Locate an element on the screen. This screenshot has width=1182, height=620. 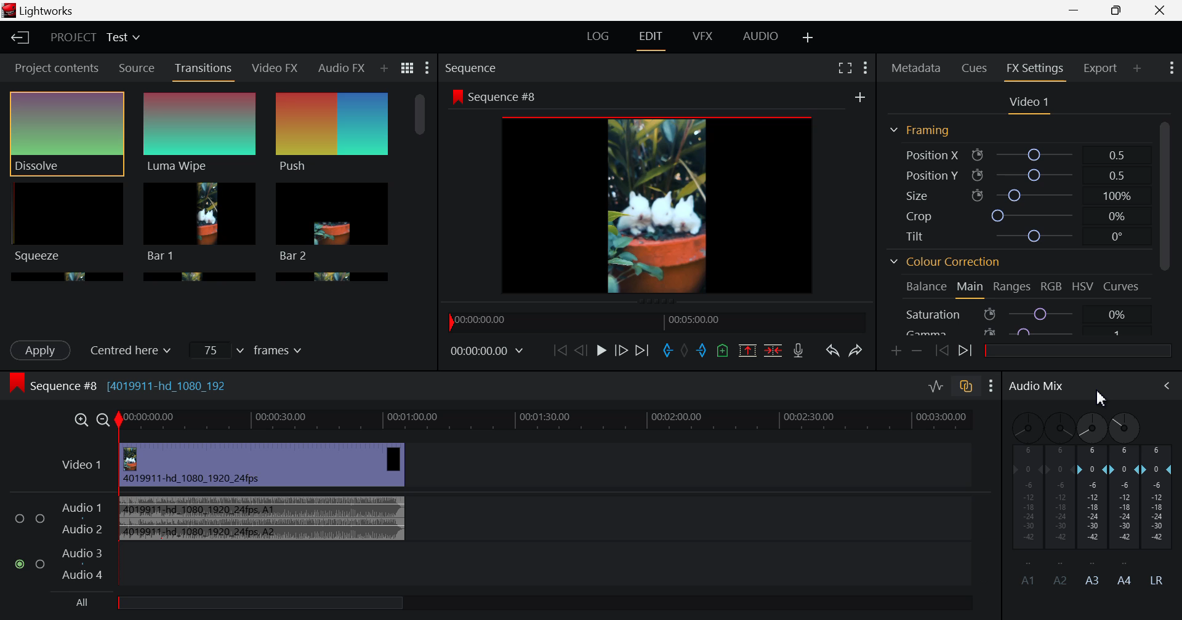
Play is located at coordinates (602, 350).